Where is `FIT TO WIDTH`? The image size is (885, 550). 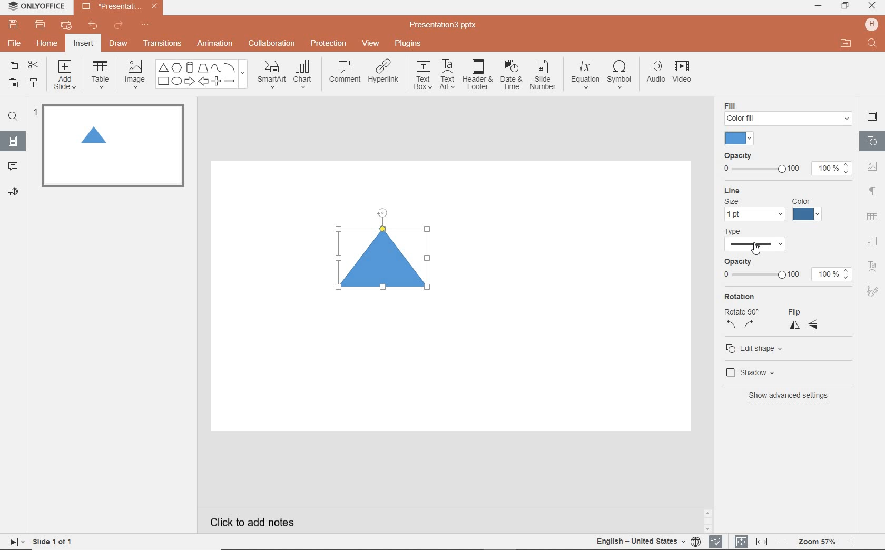
FIT TO WIDTH is located at coordinates (761, 542).